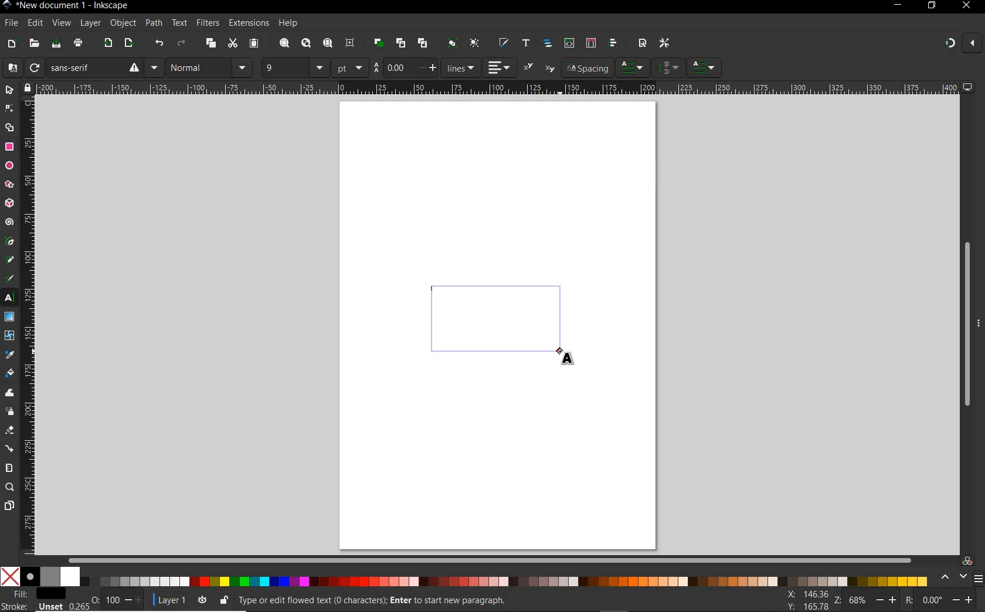 The image size is (985, 612). Describe the element at coordinates (285, 43) in the screenshot. I see `zoom selection` at that location.